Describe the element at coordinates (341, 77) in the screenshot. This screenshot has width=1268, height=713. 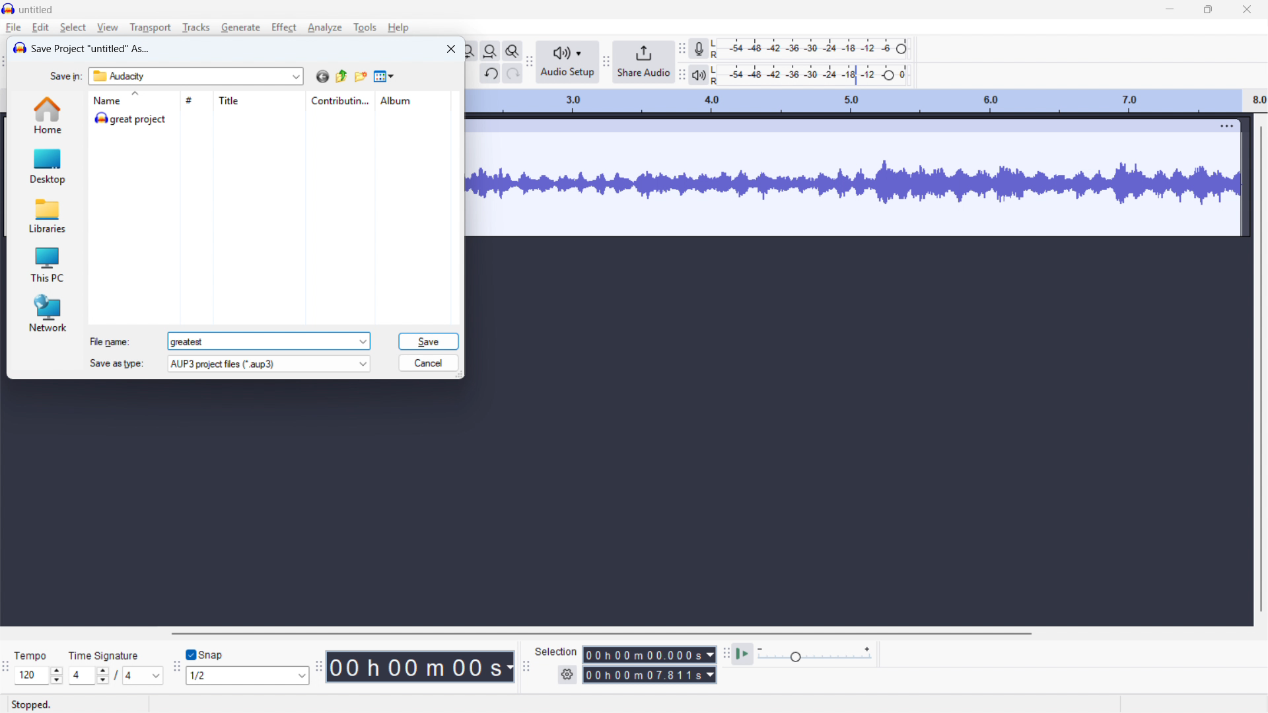
I see `previous folder` at that location.